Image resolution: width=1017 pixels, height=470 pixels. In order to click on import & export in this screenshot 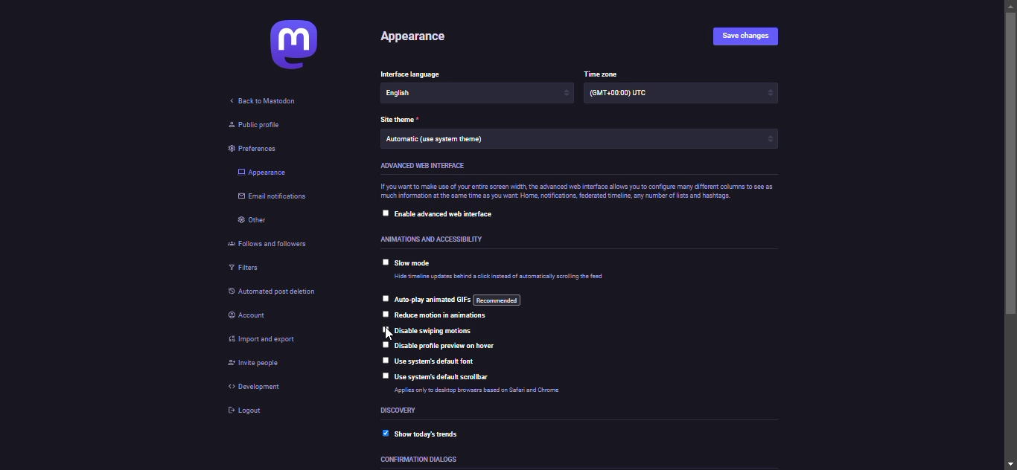, I will do `click(265, 338)`.